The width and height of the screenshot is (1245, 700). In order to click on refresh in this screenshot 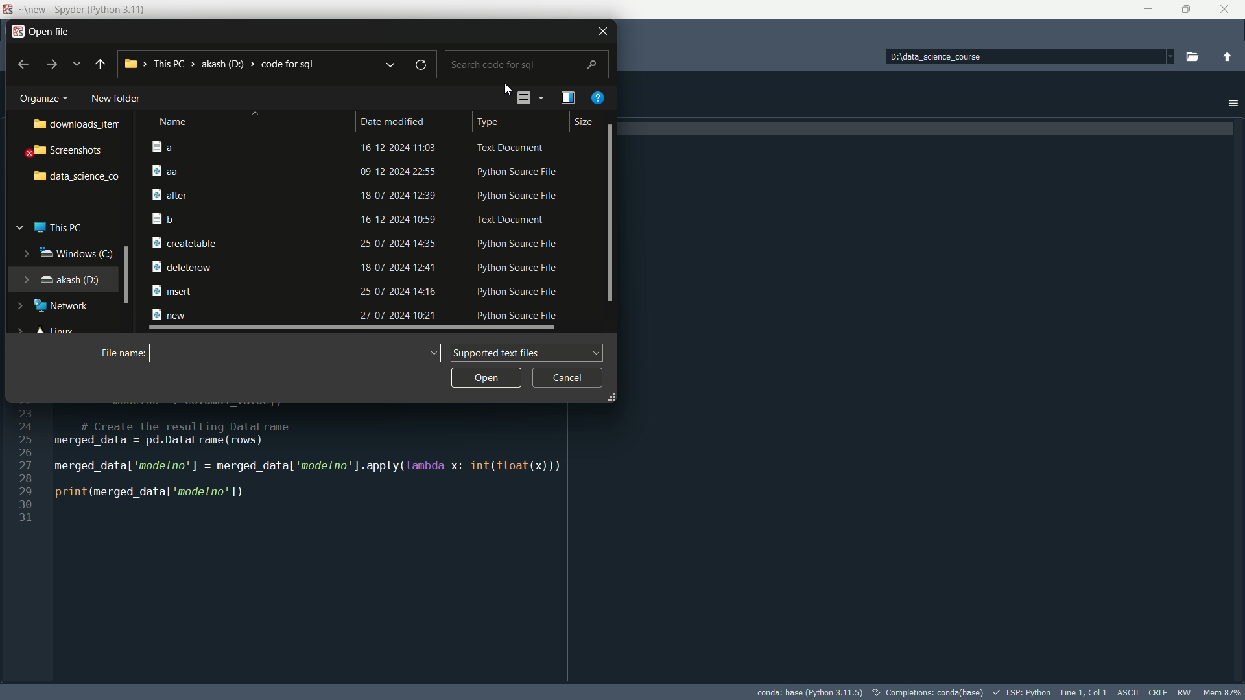, I will do `click(422, 62)`.